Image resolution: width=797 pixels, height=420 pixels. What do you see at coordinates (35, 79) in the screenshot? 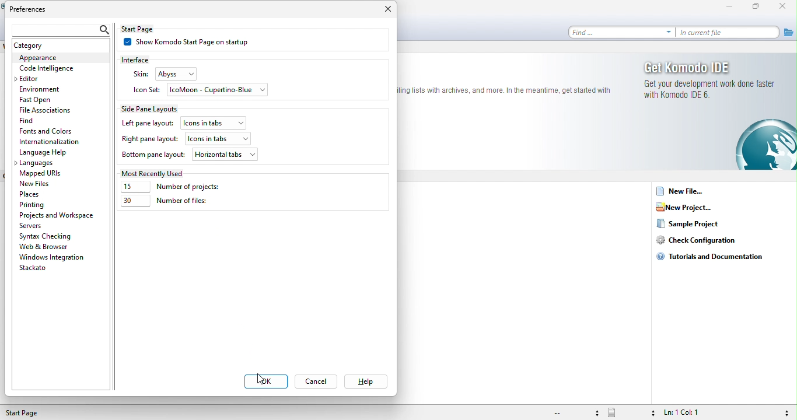
I see `editor` at bounding box center [35, 79].